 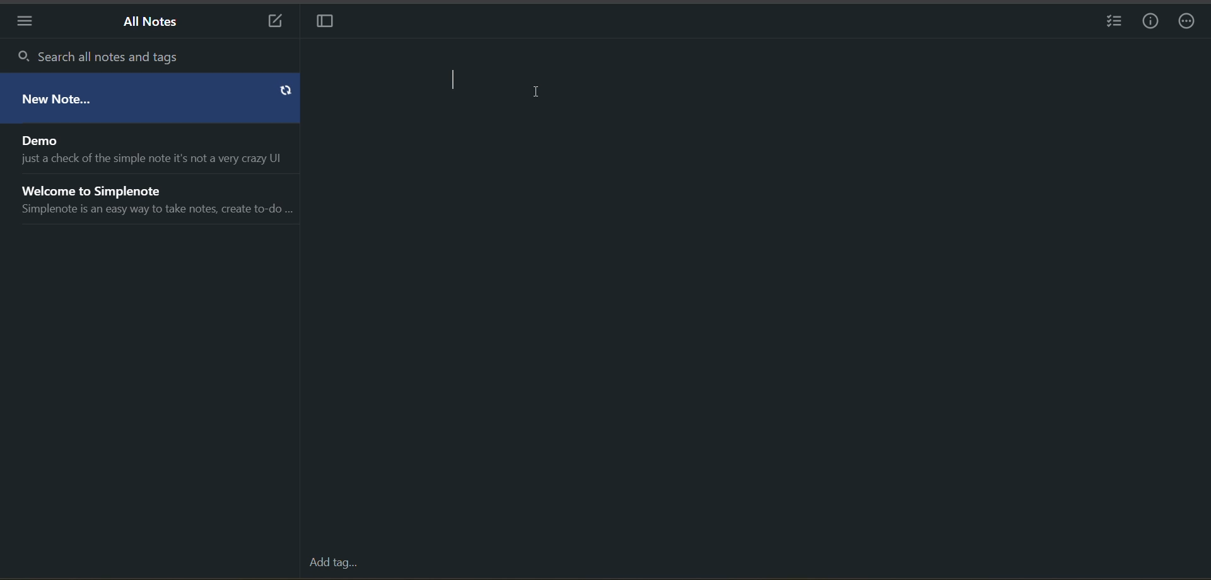 I want to click on all  notes, so click(x=151, y=178).